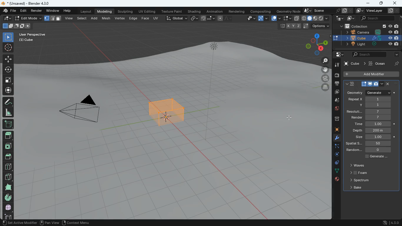 This screenshot has width=402, height=226. Describe the element at coordinates (377, 157) in the screenshot. I see `generate` at that location.